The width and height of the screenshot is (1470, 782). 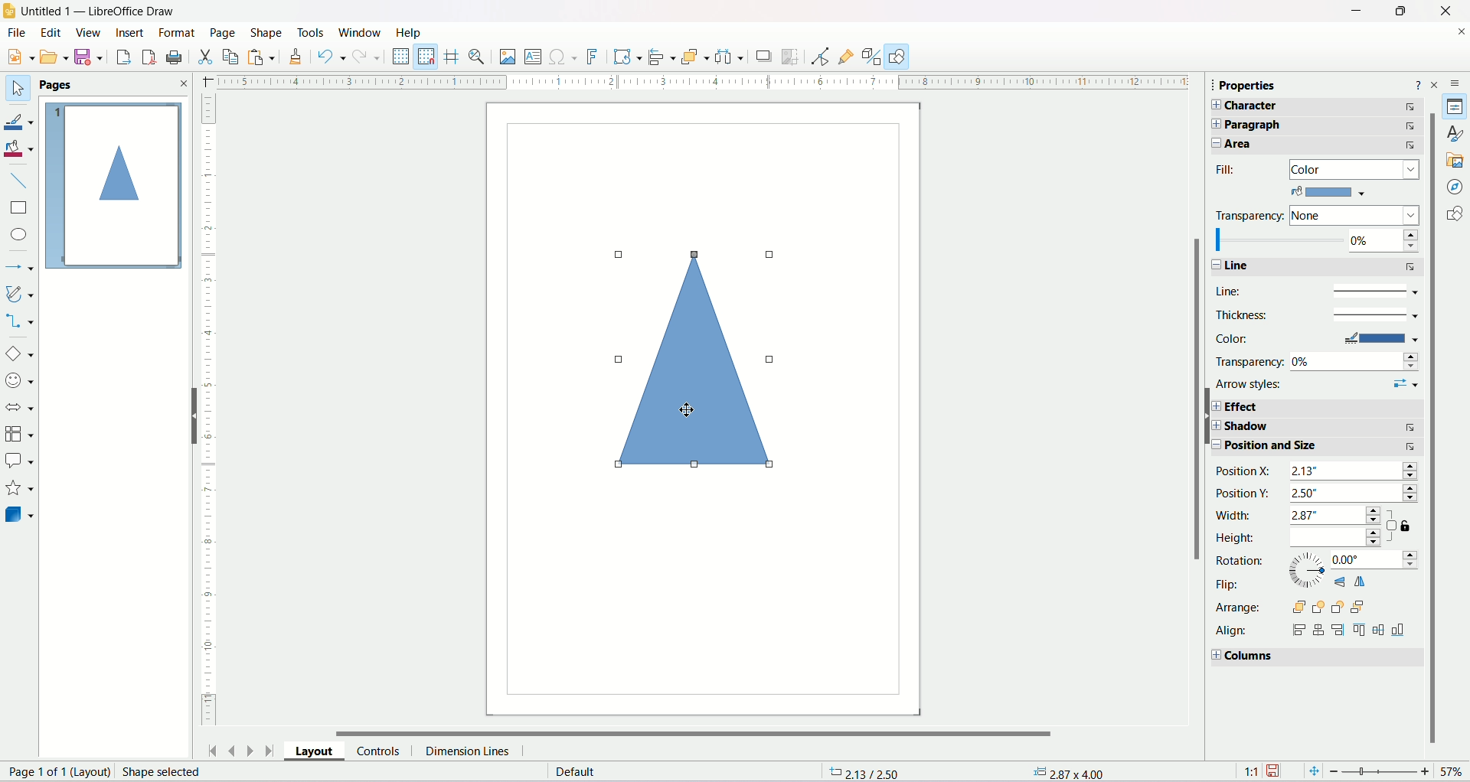 I want to click on Controls, so click(x=377, y=753).